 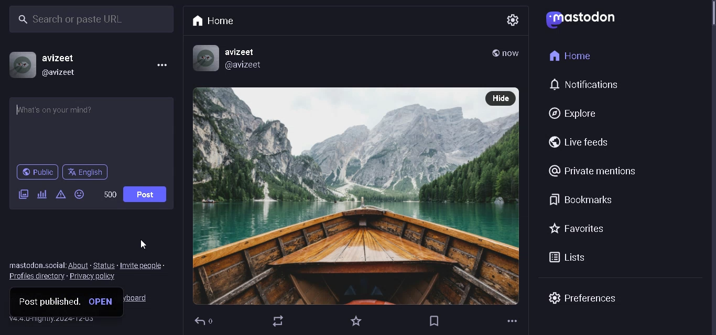 I want to click on post, so click(x=146, y=193).